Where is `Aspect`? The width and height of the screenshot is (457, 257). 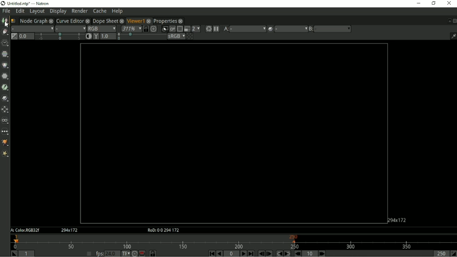
Aspect is located at coordinates (70, 230).